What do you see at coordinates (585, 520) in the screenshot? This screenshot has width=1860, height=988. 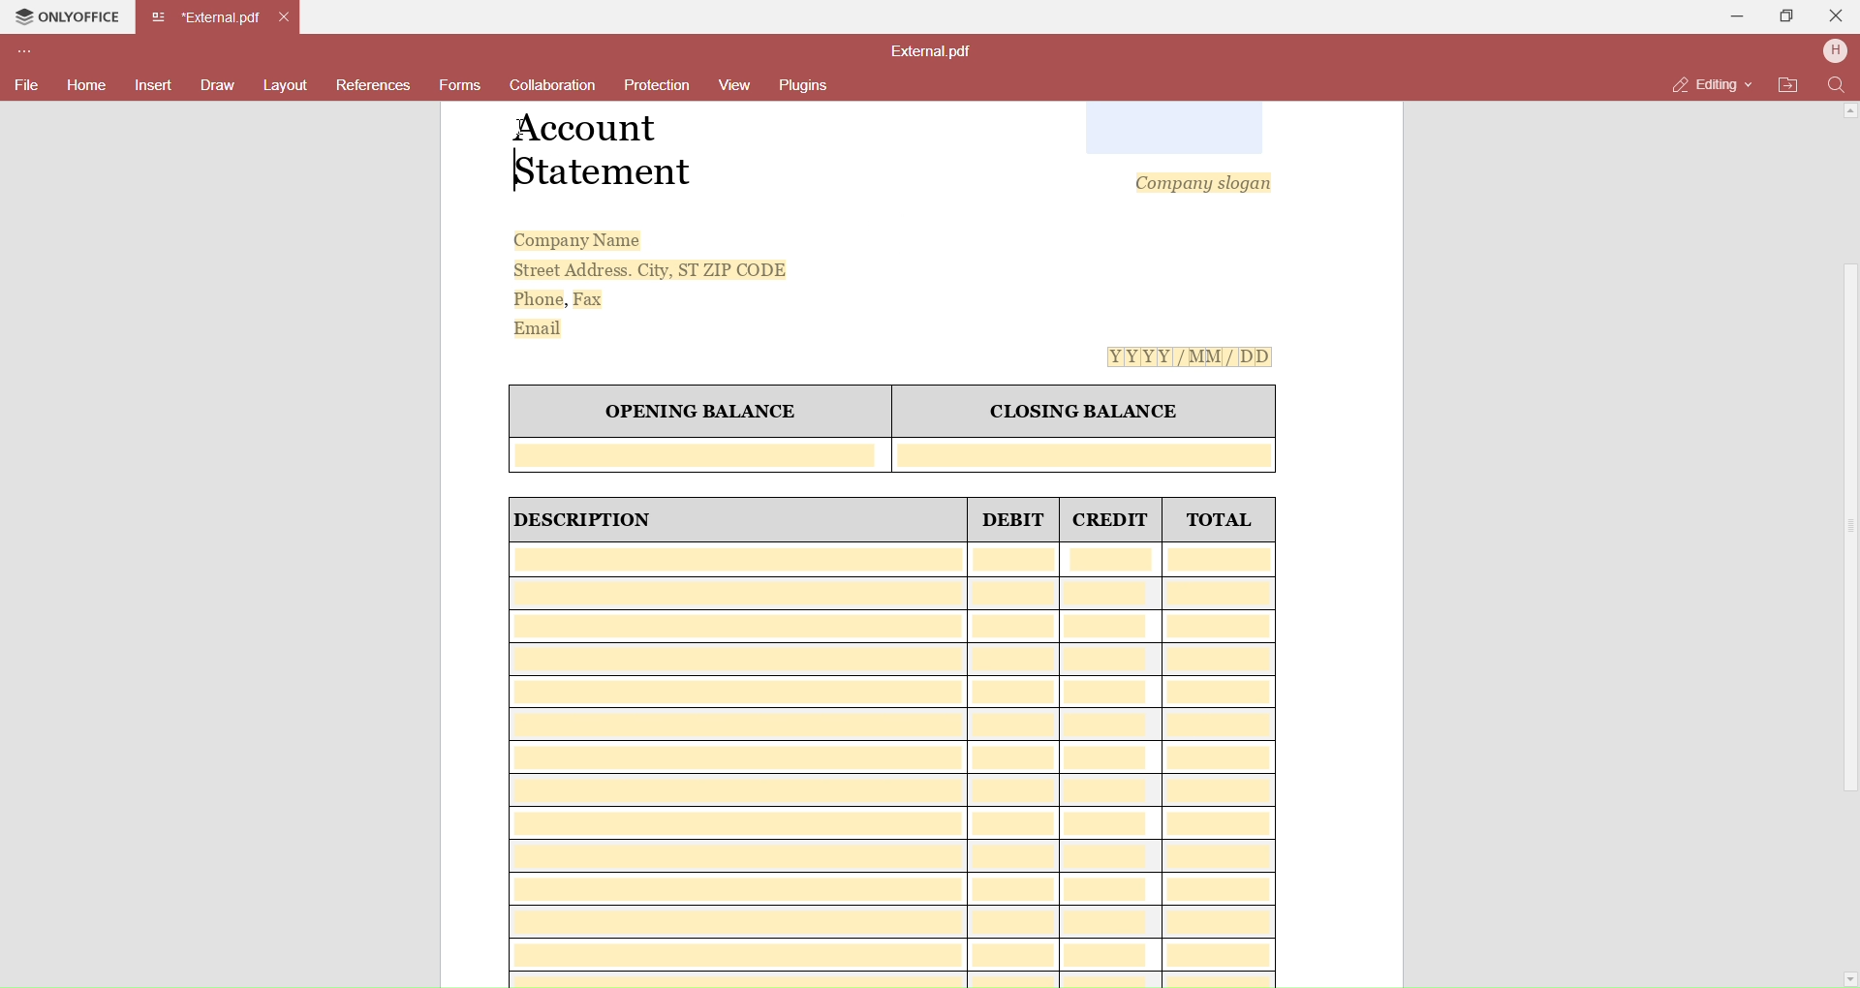 I see `| DESCRIPTION` at bounding box center [585, 520].